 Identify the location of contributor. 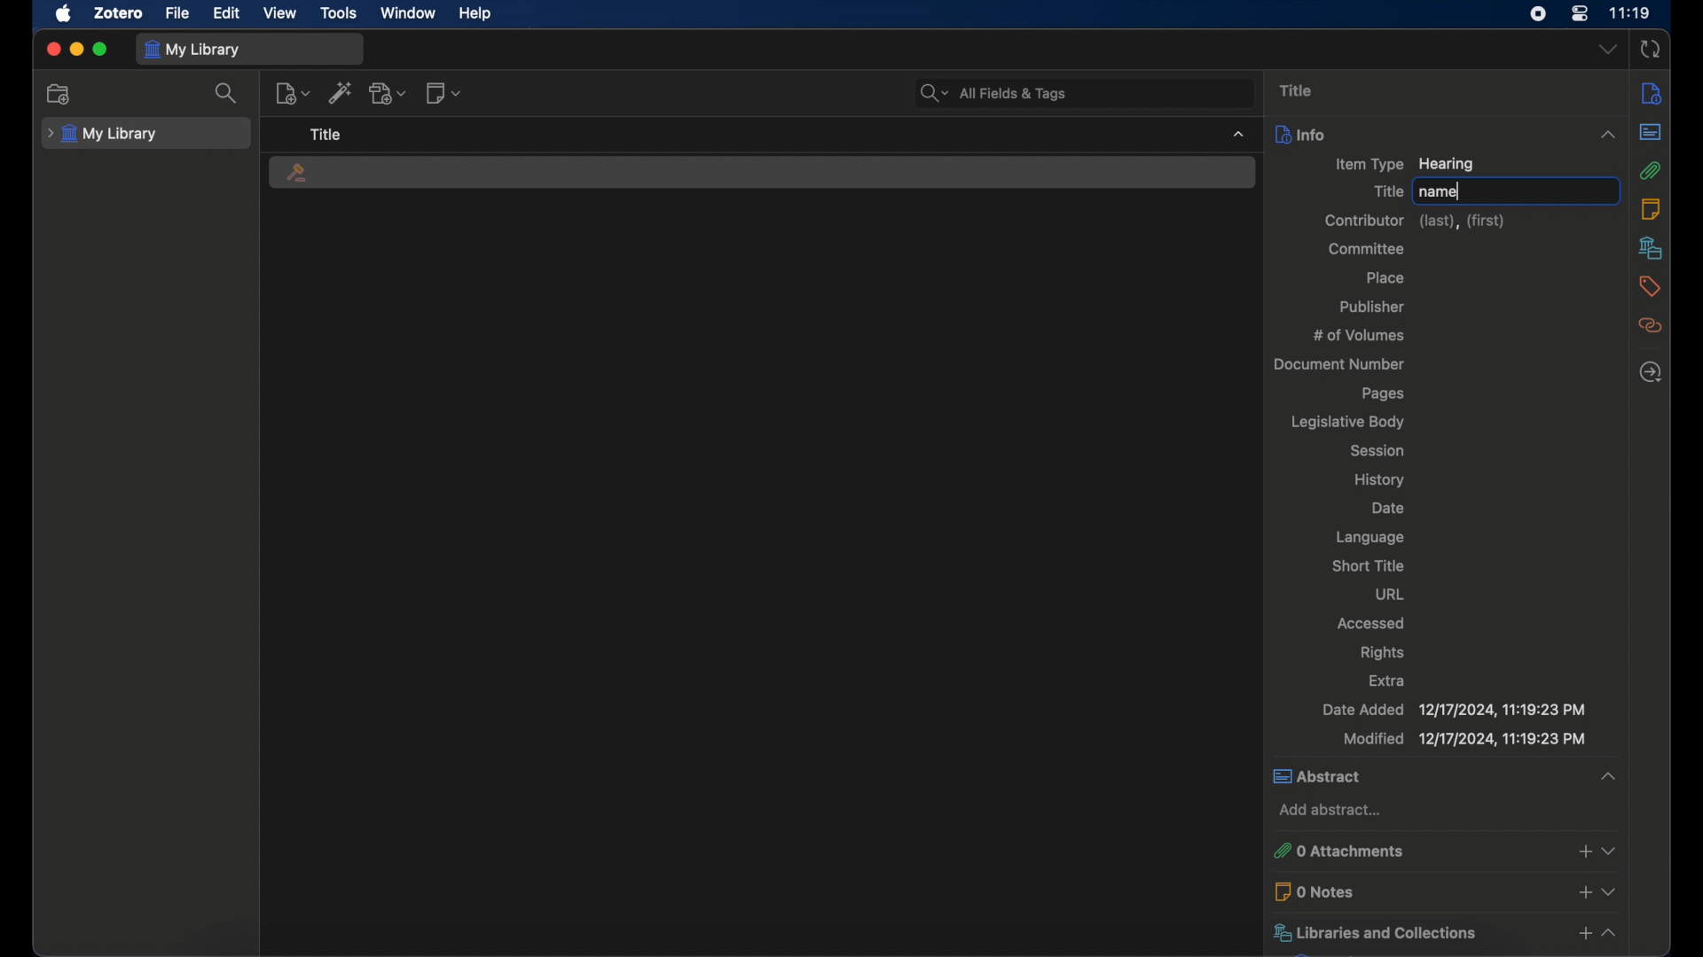
(1417, 222).